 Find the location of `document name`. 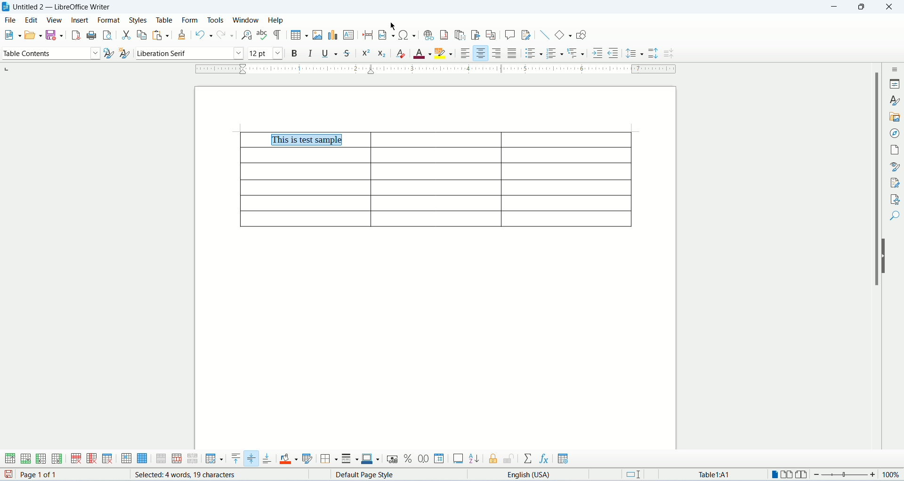

document name is located at coordinates (66, 6).